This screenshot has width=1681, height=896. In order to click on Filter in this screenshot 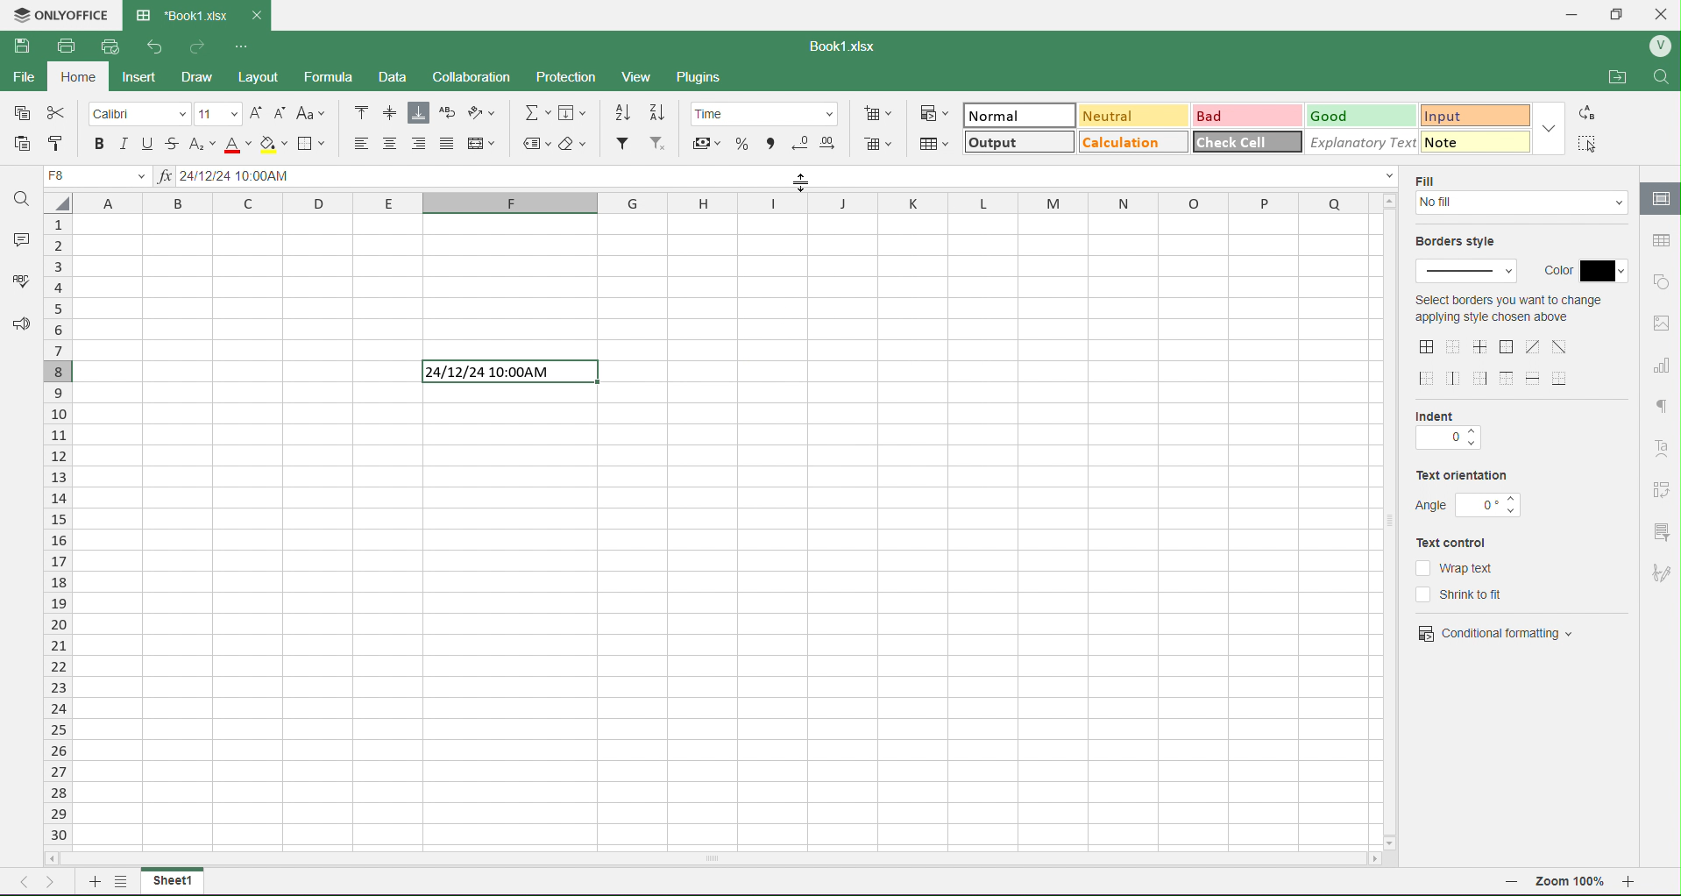, I will do `click(621, 144)`.